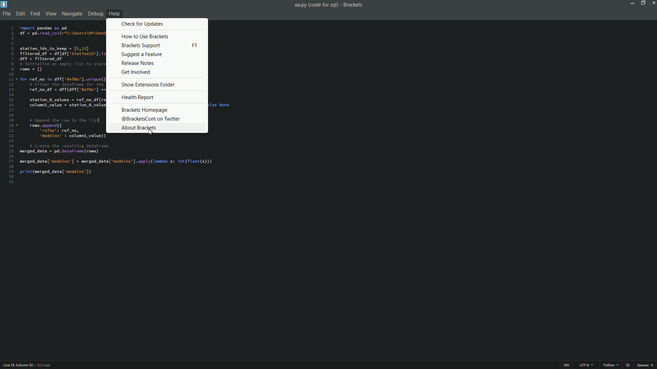 The image size is (657, 369). Describe the element at coordinates (20, 13) in the screenshot. I see `edit menu` at that location.